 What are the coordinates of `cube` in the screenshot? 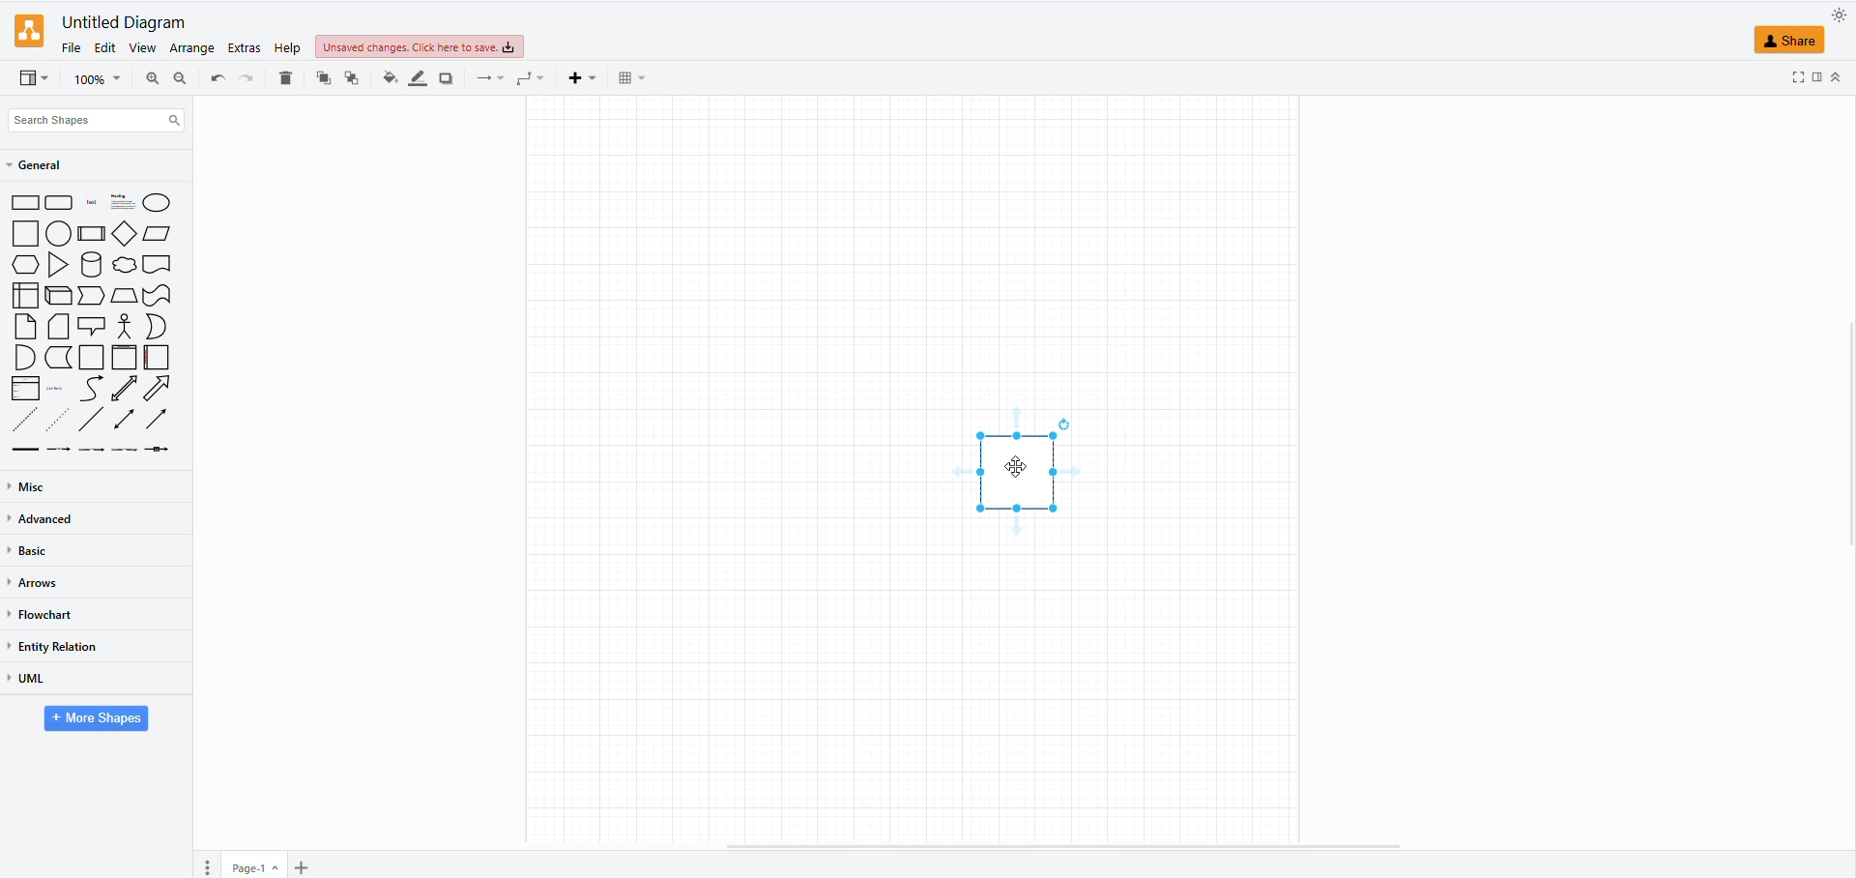 It's located at (58, 297).